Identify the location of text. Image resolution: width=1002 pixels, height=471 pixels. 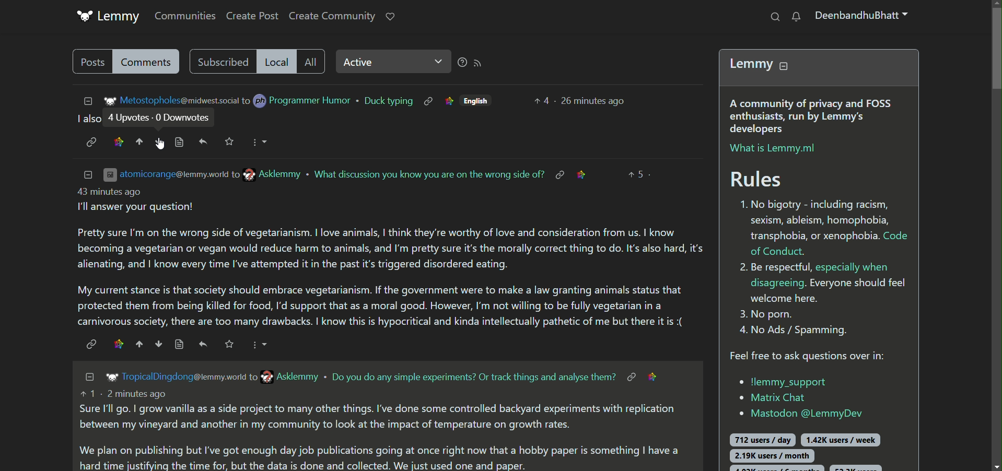
(379, 430).